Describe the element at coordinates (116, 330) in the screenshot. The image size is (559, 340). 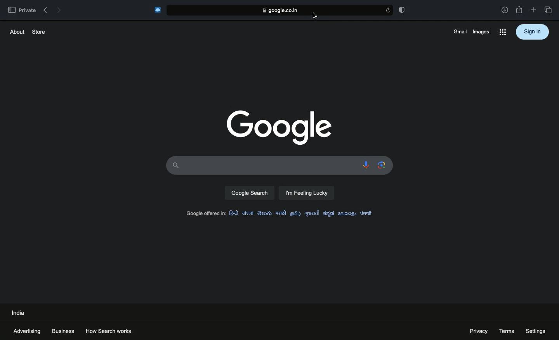
I see `how search works` at that location.